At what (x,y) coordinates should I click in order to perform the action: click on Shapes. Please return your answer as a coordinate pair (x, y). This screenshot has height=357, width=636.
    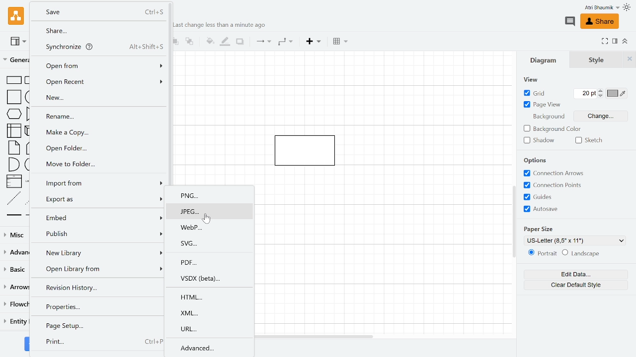
    Looking at the image, I should click on (15, 146).